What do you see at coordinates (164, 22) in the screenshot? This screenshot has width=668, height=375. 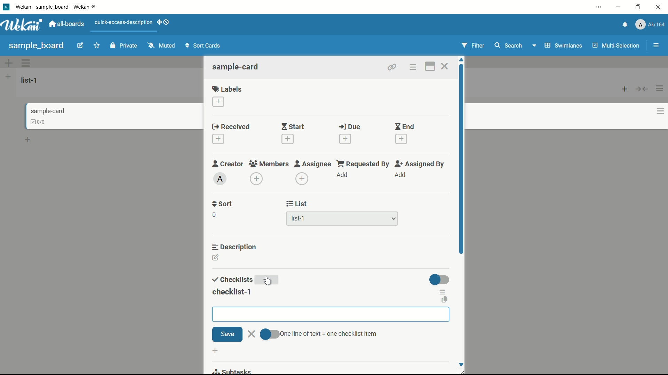 I see `show-desktop-drag-handles` at bounding box center [164, 22].